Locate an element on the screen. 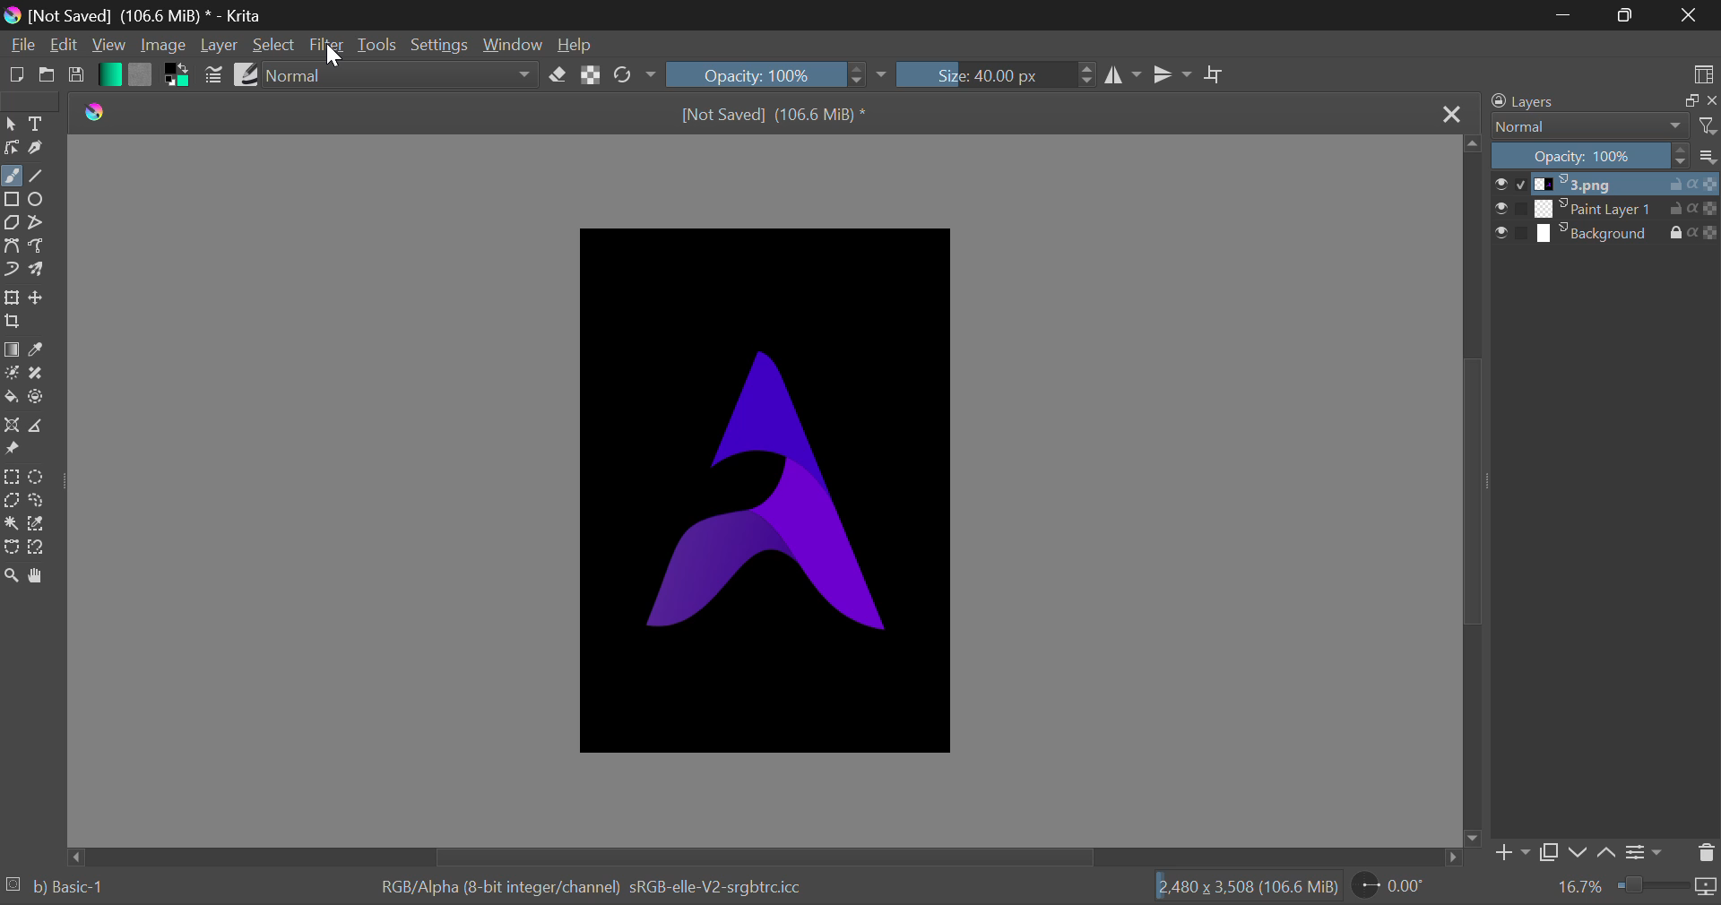  File is located at coordinates (20, 46).